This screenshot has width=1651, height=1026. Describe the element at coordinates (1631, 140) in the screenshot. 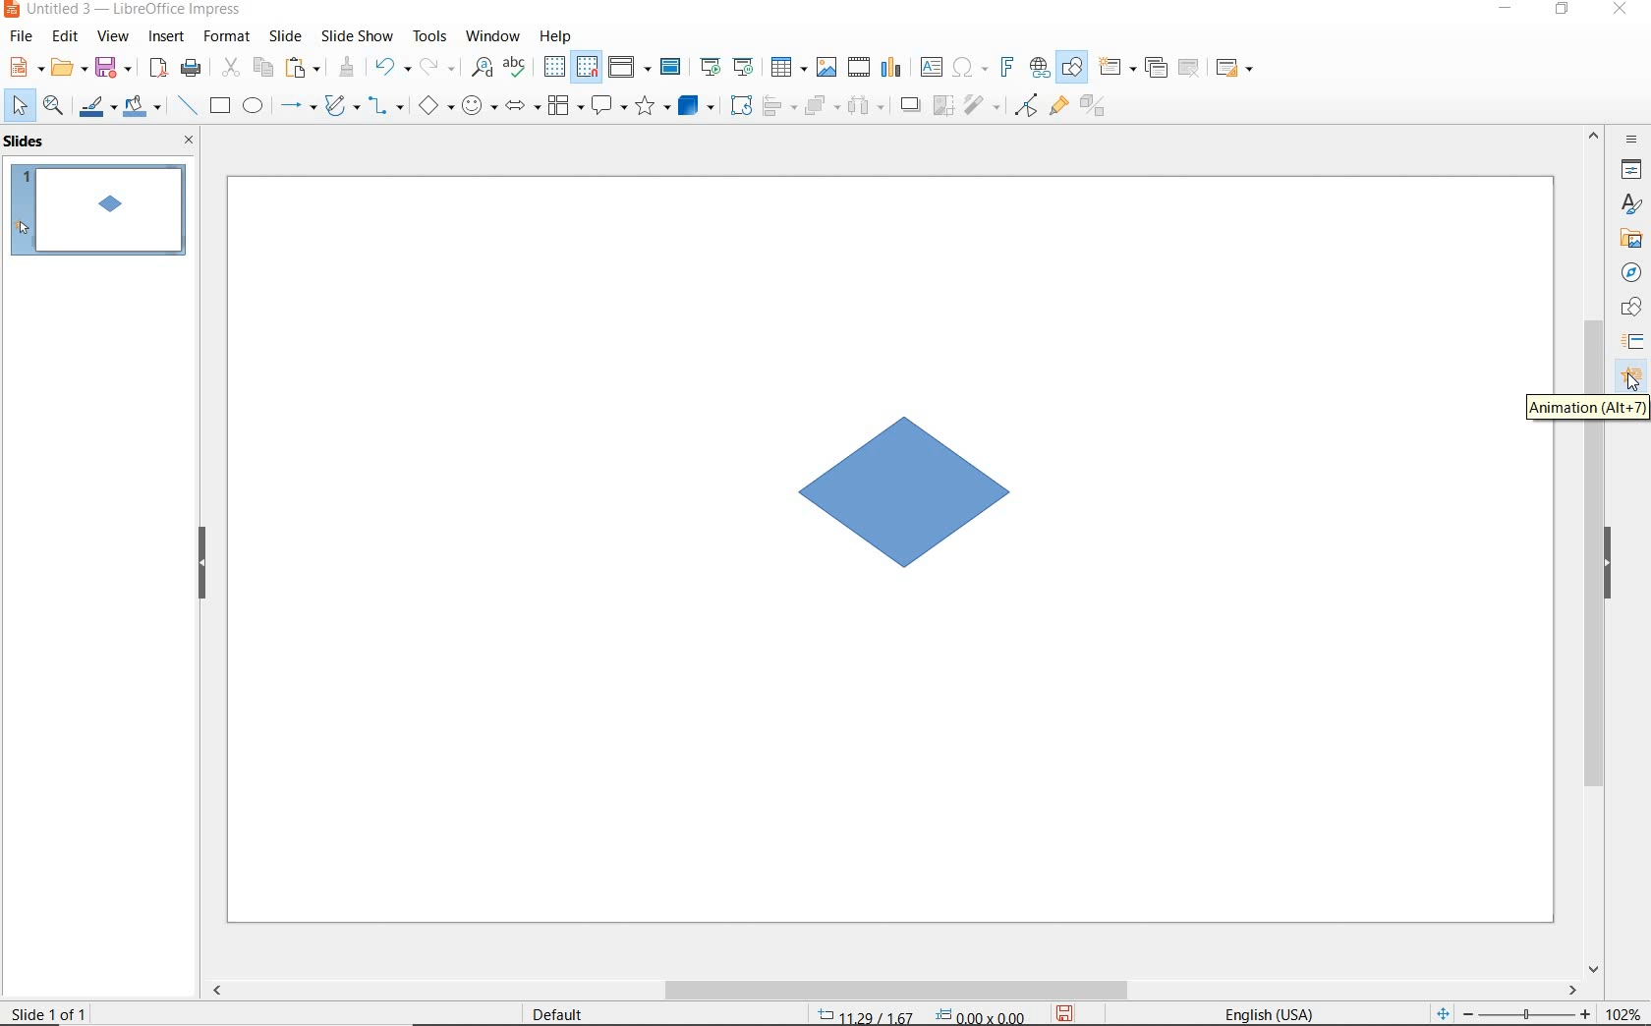

I see `sidebar settings` at that location.